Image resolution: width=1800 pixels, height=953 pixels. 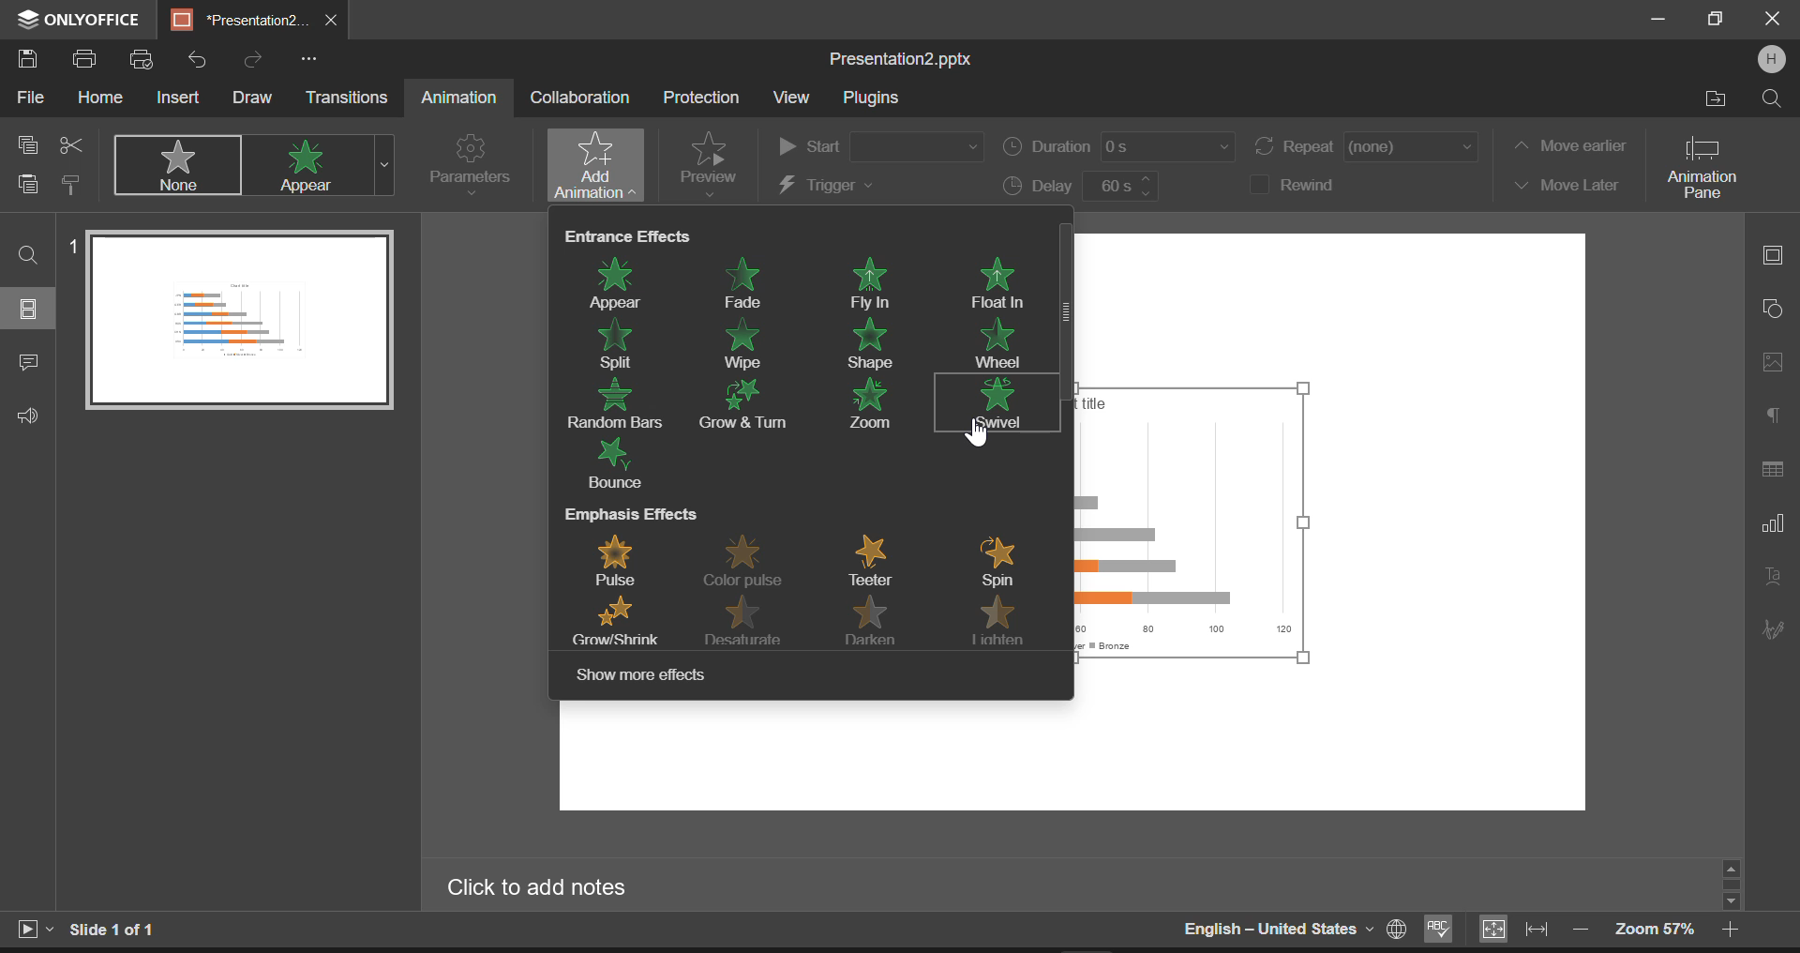 I want to click on Fit to slide, so click(x=1492, y=930).